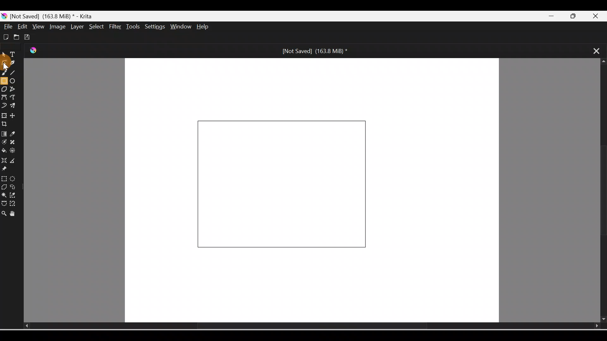 The height and width of the screenshot is (341, 607). What do you see at coordinates (4, 134) in the screenshot?
I see `Draw a gradient` at bounding box center [4, 134].